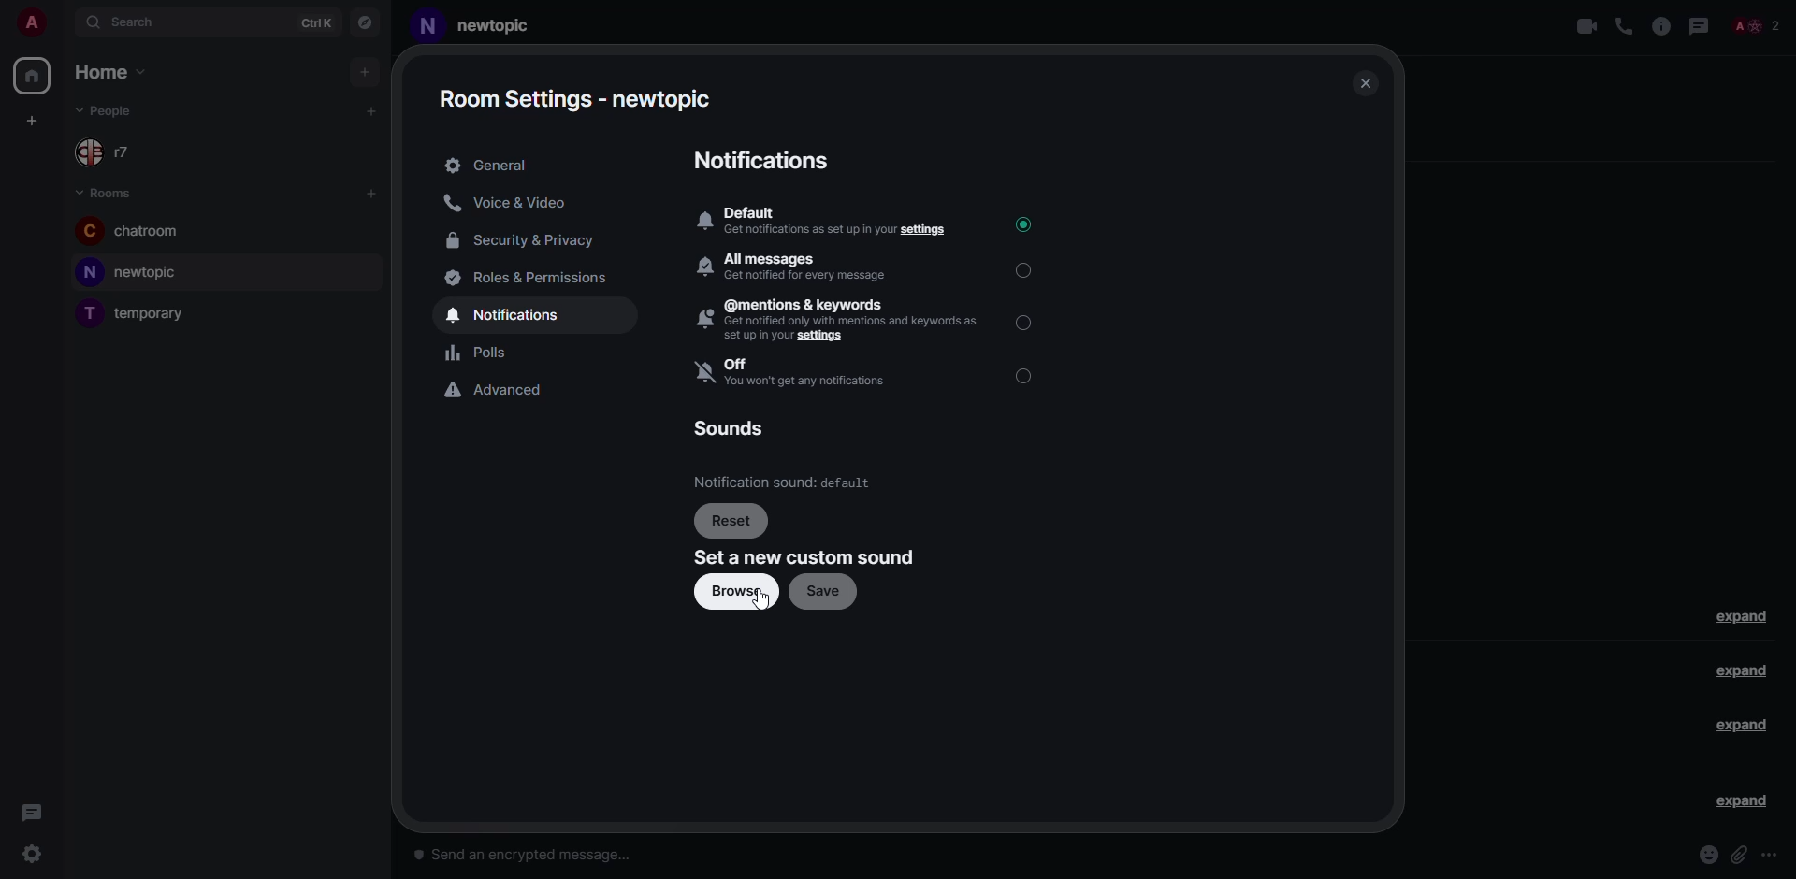 This screenshot has height=879, width=1796. I want to click on threads, so click(31, 809).